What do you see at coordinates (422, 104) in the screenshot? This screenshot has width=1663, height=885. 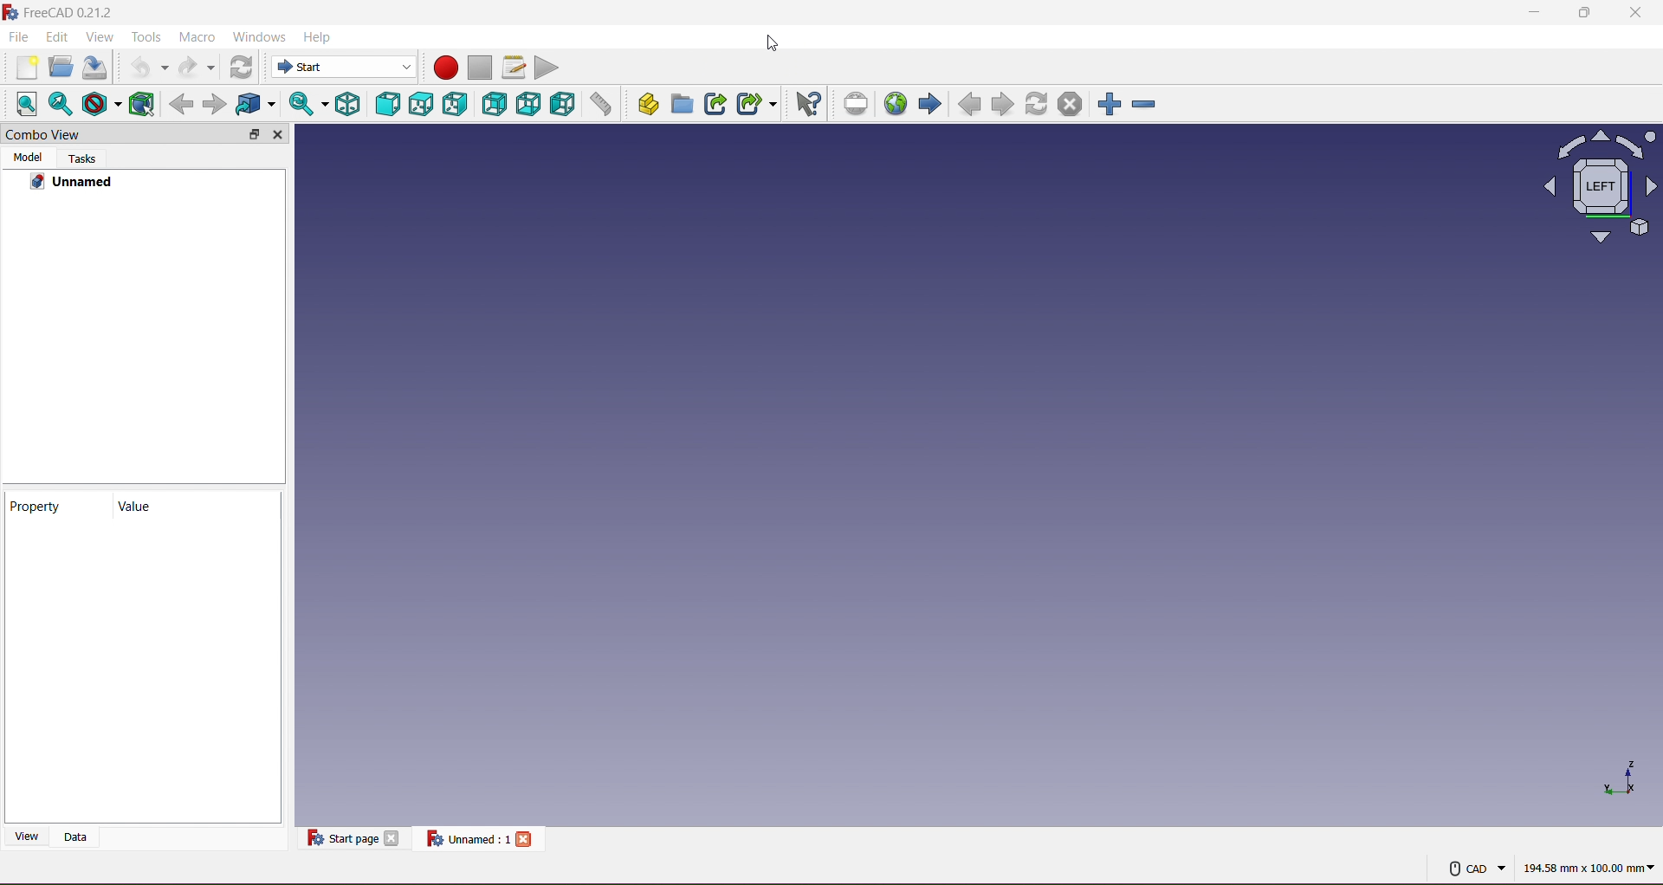 I see `Top` at bounding box center [422, 104].